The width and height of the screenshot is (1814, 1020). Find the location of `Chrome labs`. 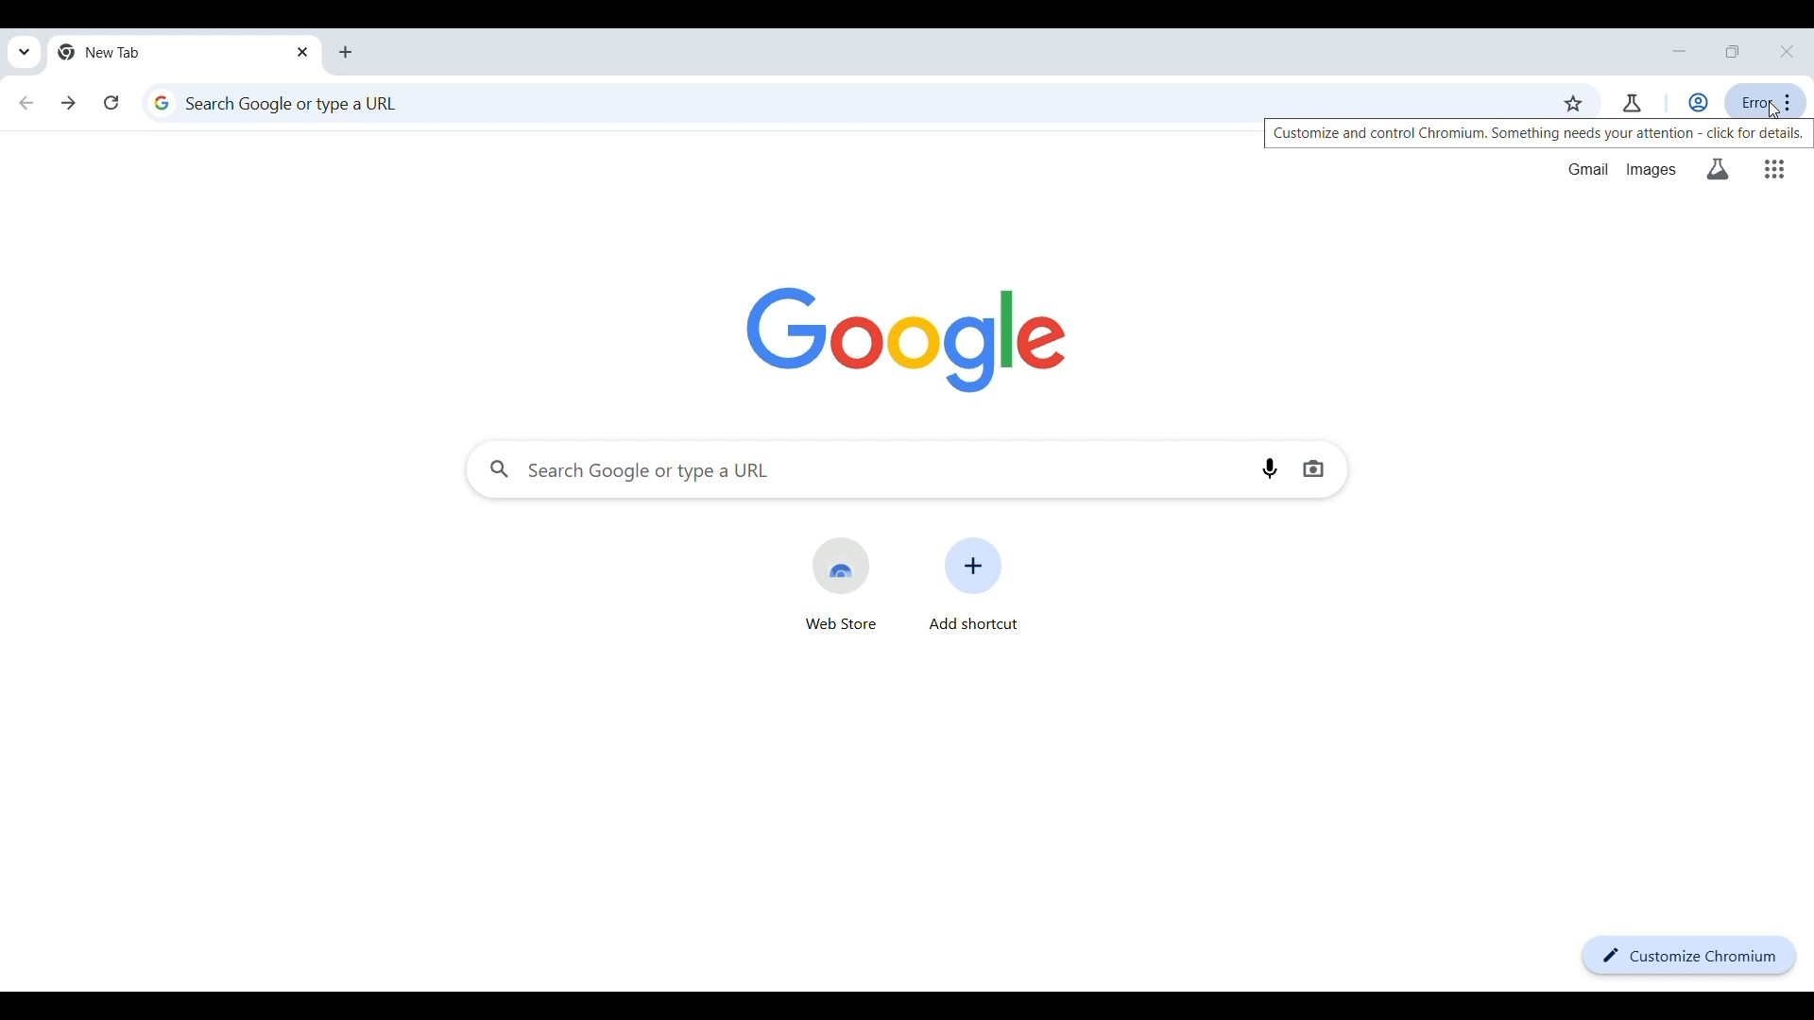

Chrome labs is located at coordinates (1633, 103).